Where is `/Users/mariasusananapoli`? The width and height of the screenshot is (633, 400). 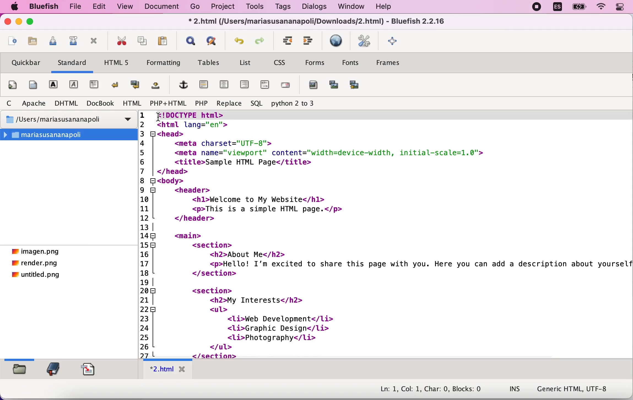 /Users/mariasusananapoli is located at coordinates (70, 120).